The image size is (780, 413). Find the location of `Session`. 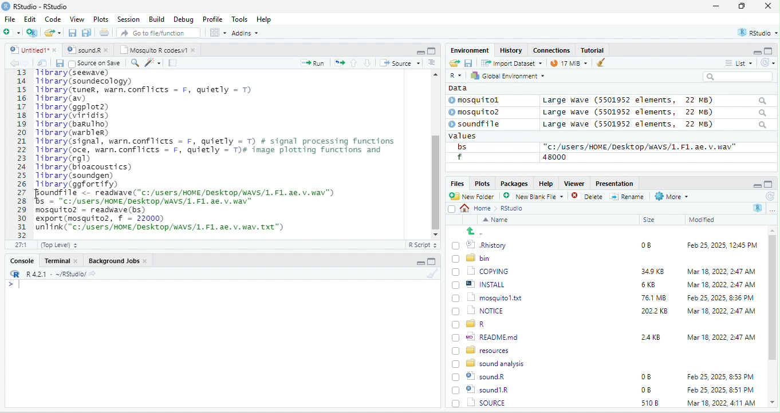

Session is located at coordinates (129, 18).